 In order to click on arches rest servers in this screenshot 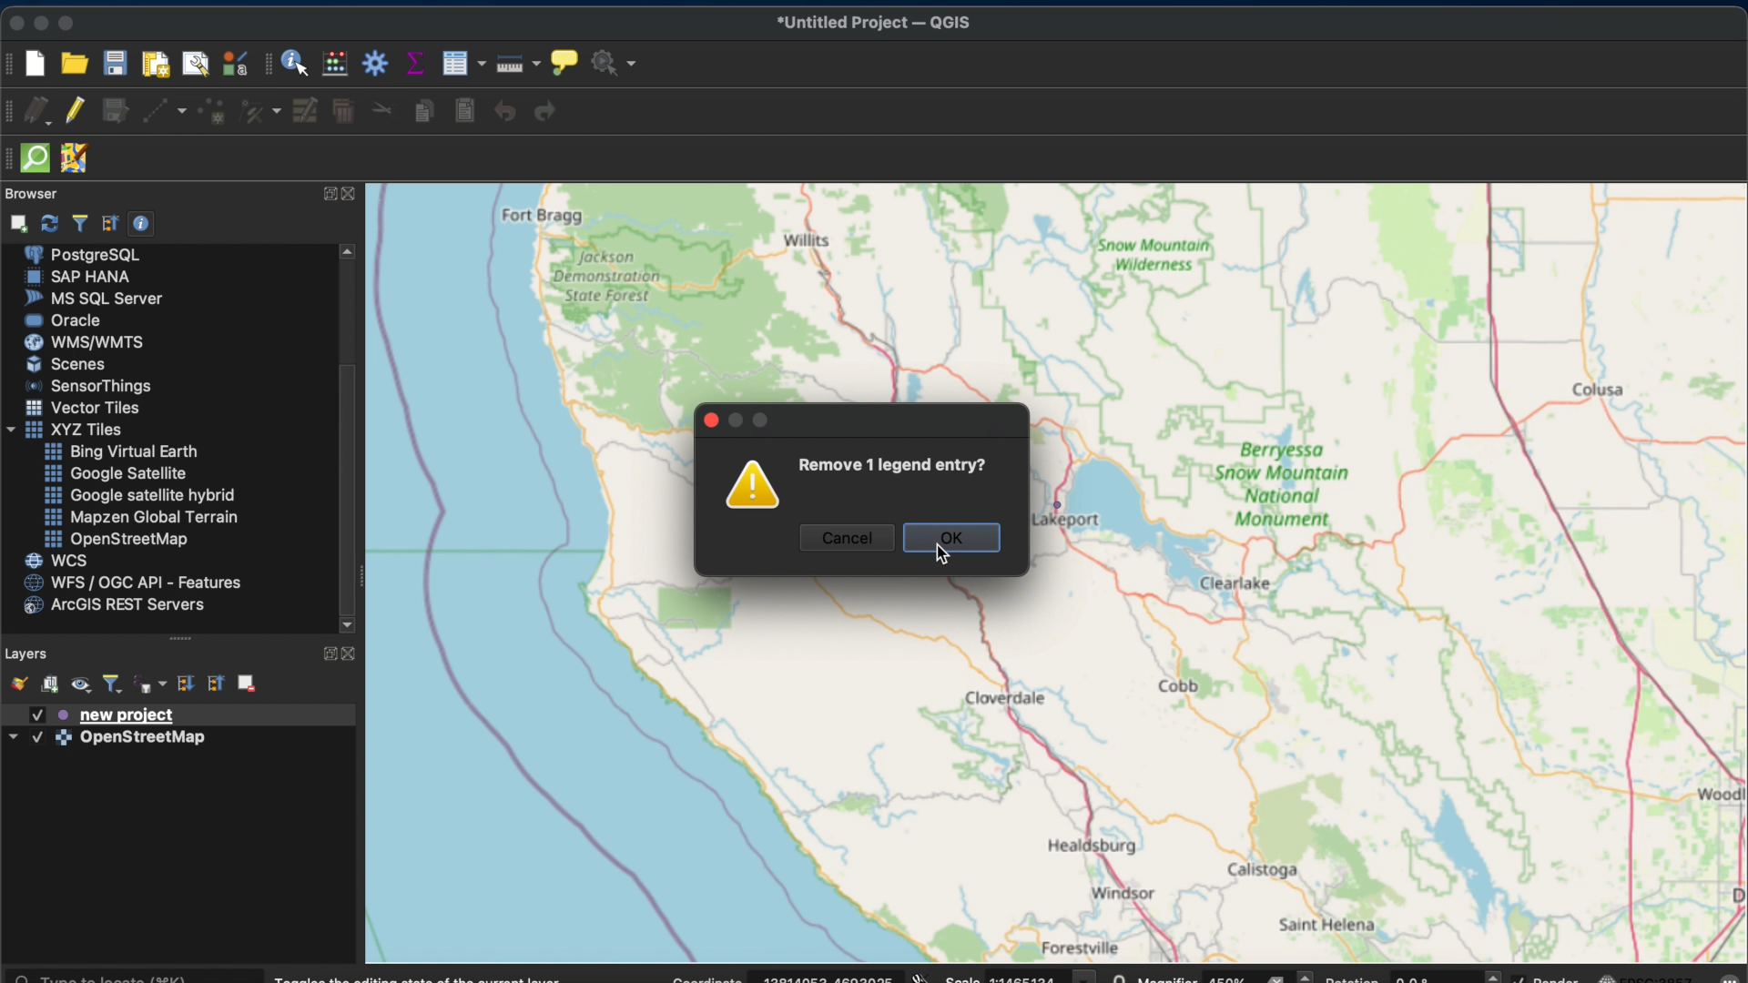, I will do `click(112, 606)`.